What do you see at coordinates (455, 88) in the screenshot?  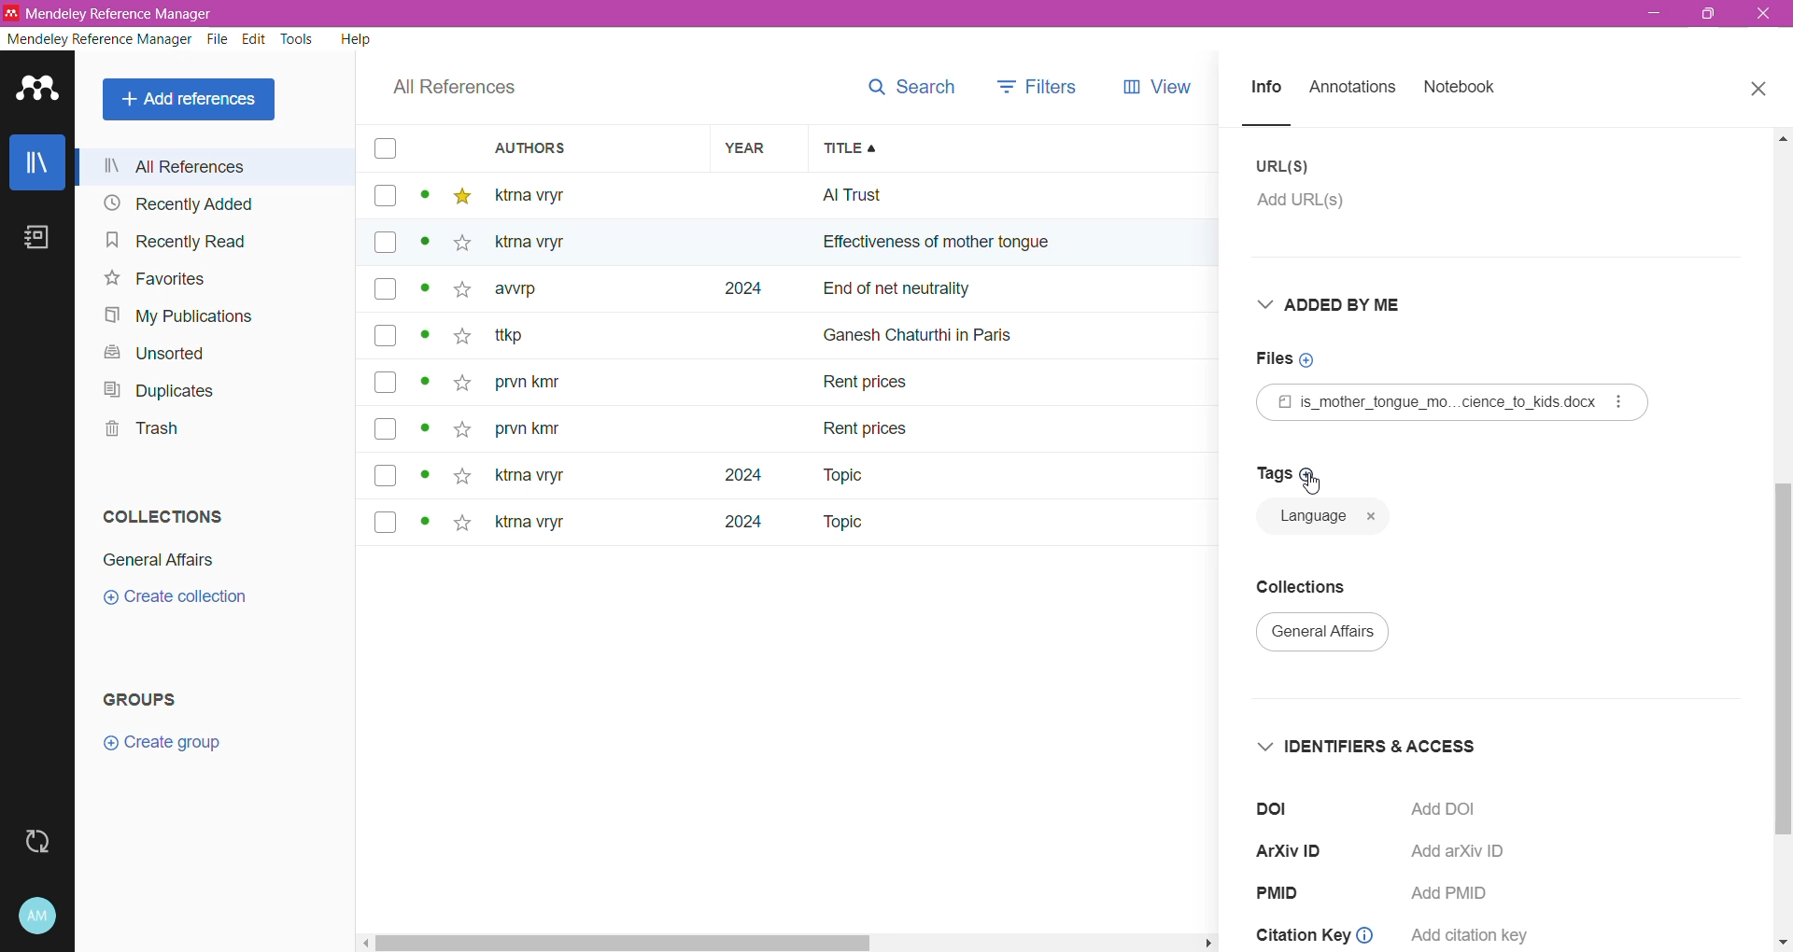 I see `All References` at bounding box center [455, 88].